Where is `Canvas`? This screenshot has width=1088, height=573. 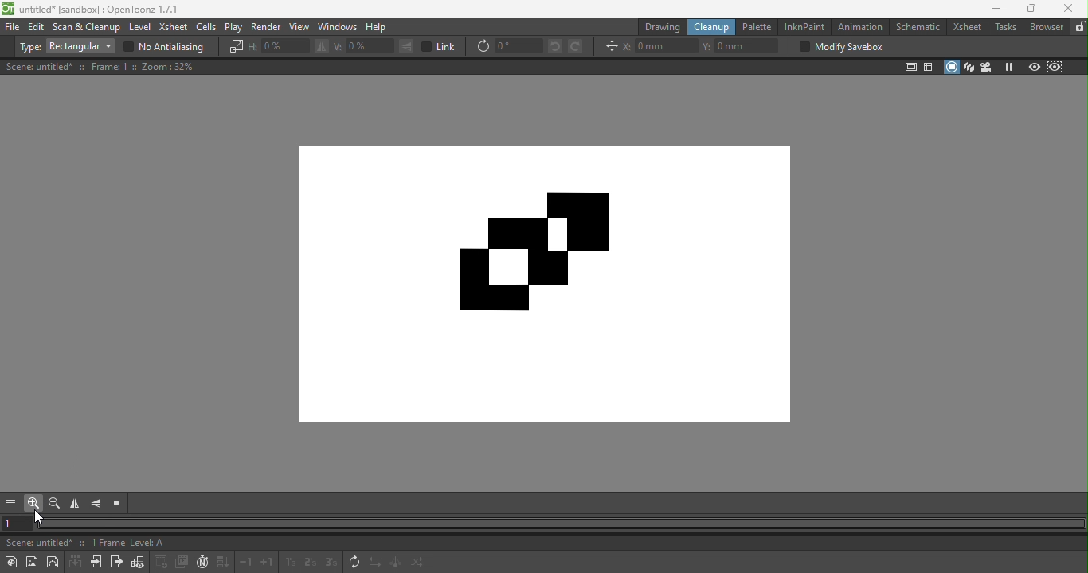 Canvas is located at coordinates (548, 274).